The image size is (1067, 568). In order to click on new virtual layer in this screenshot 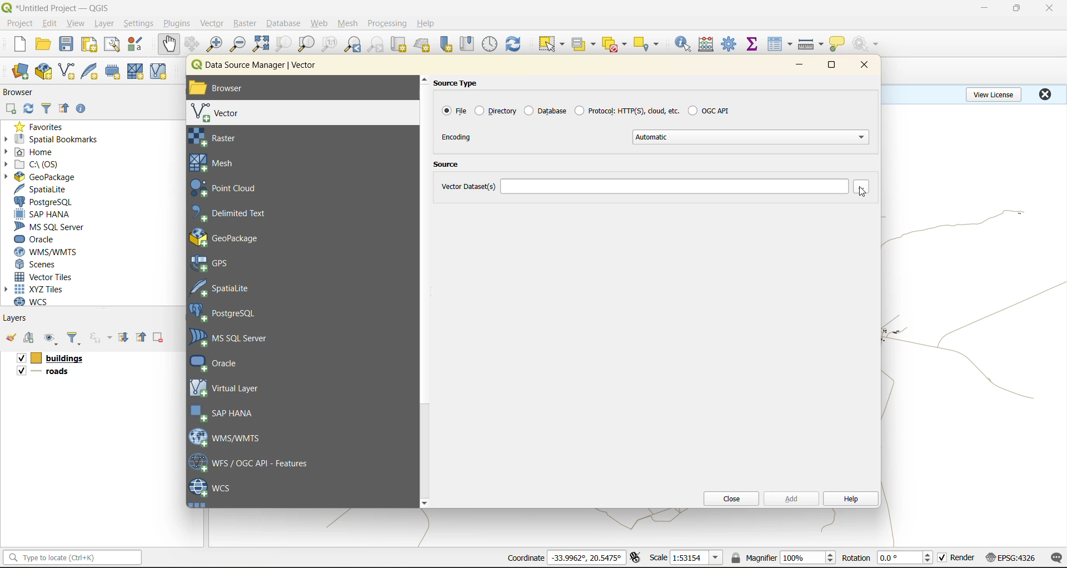, I will do `click(160, 72)`.